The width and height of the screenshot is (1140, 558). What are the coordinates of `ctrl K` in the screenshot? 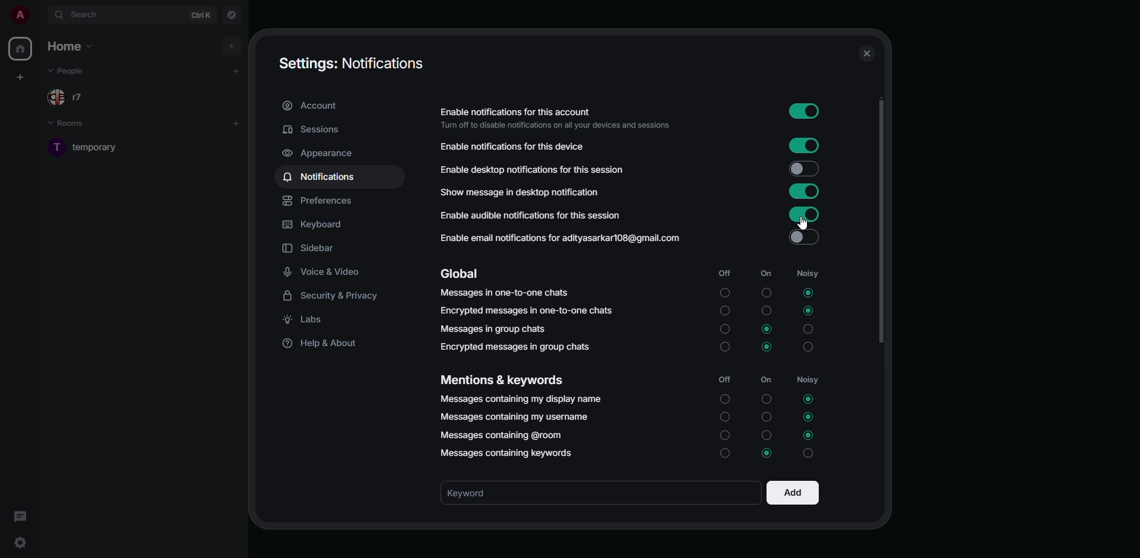 It's located at (201, 15).